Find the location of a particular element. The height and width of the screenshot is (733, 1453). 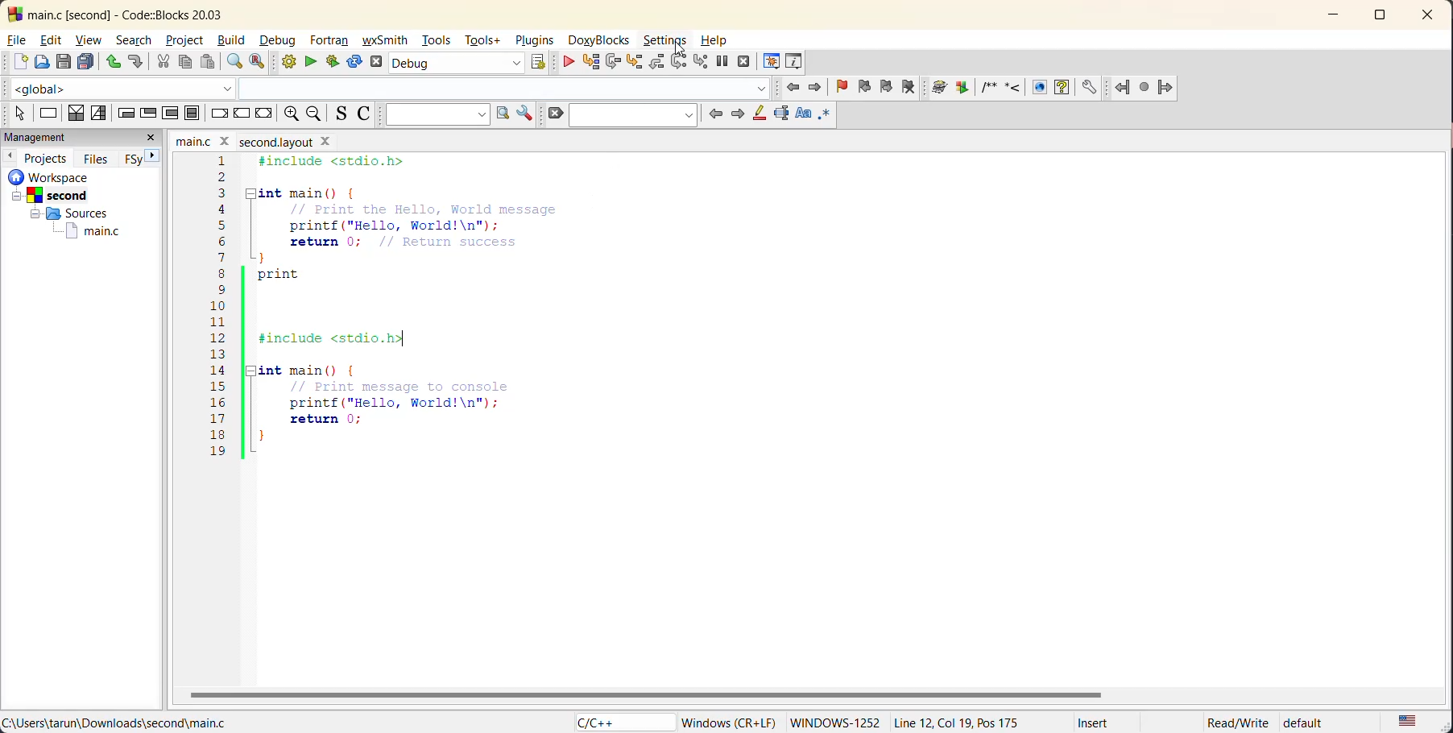

next is located at coordinates (738, 114).